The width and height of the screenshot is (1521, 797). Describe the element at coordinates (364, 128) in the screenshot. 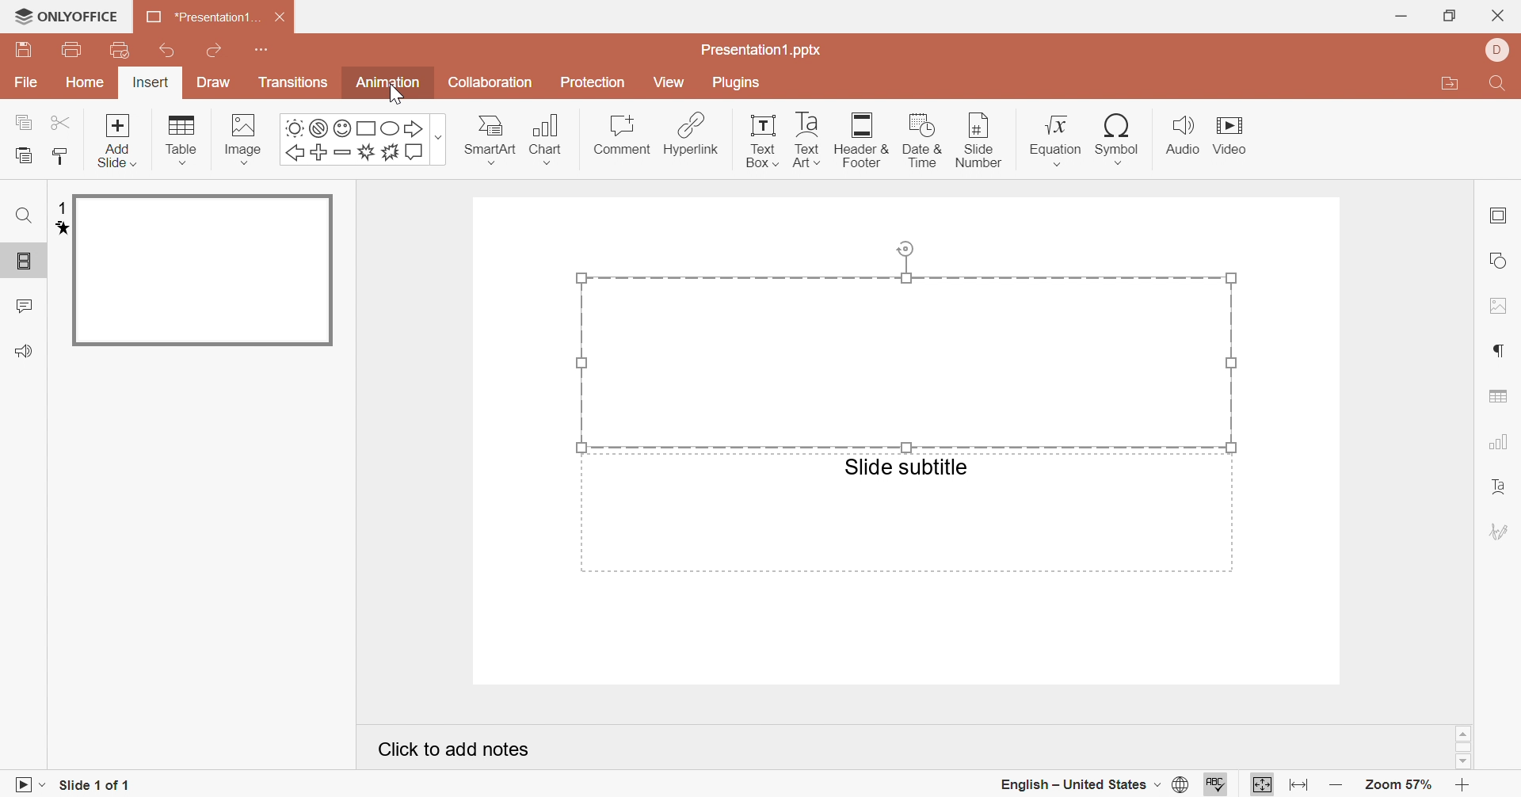

I see `square` at that location.